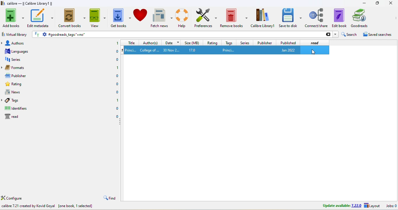  Describe the element at coordinates (234, 18) in the screenshot. I see `remove books` at that location.